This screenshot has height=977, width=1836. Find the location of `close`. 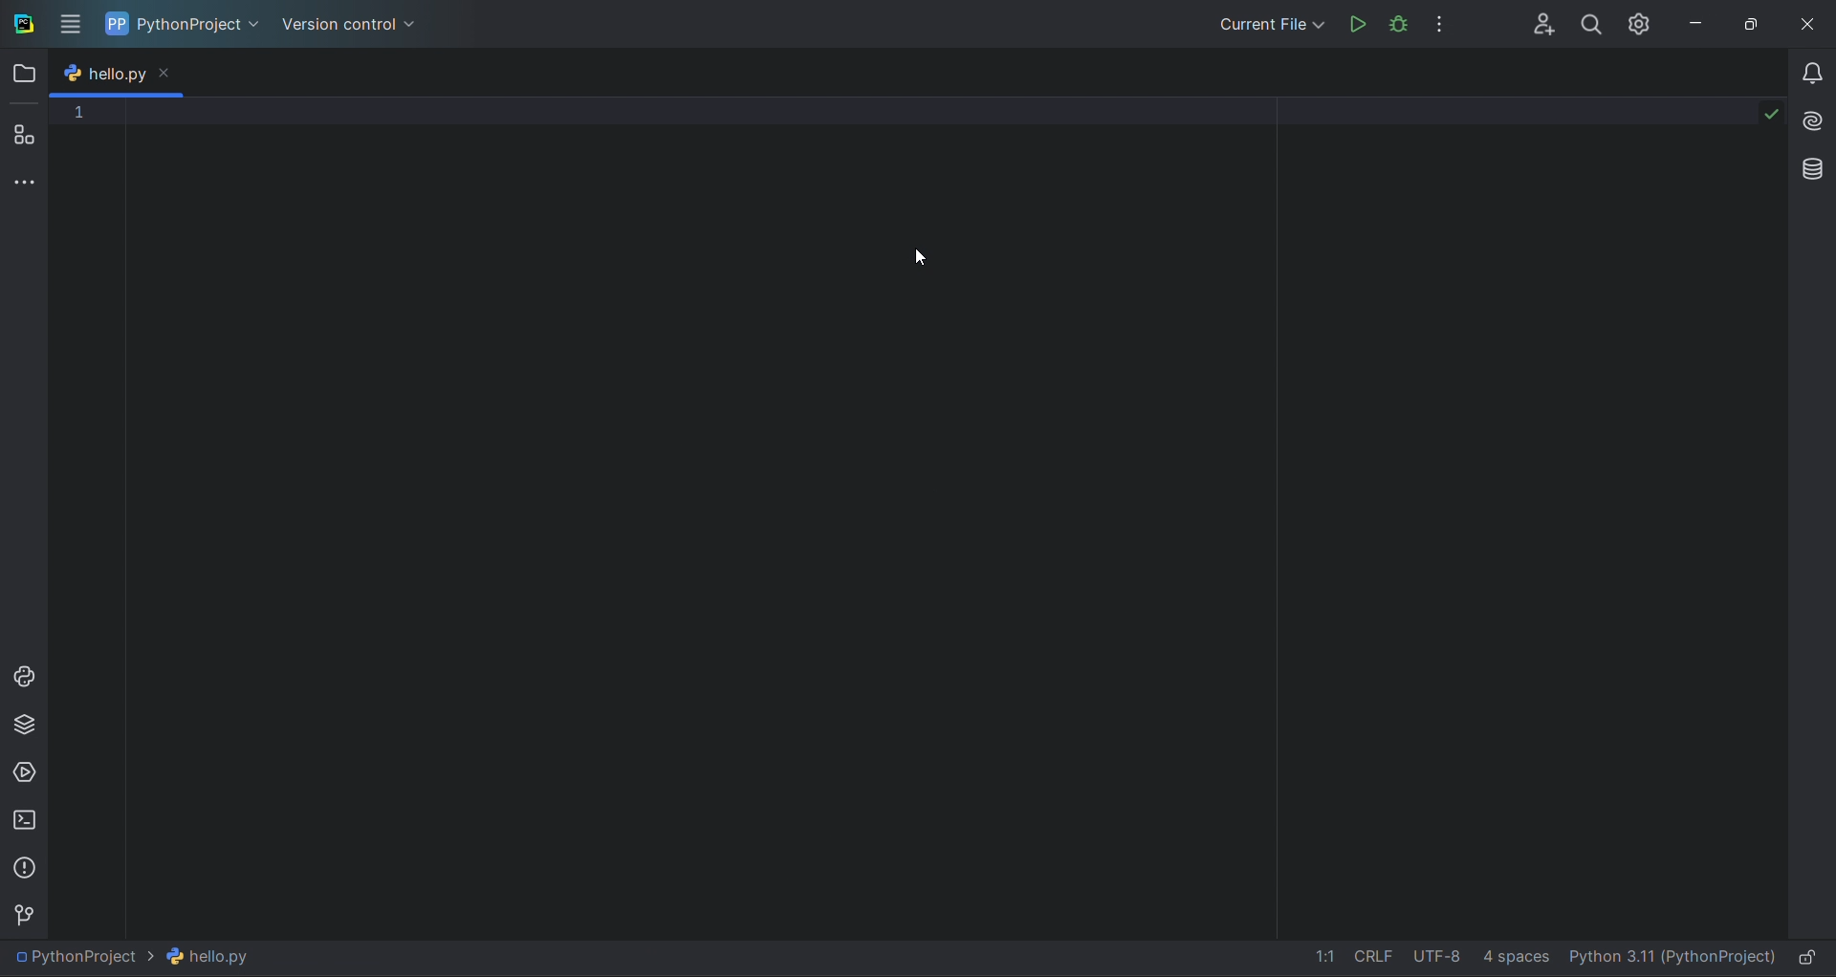

close is located at coordinates (1811, 19).